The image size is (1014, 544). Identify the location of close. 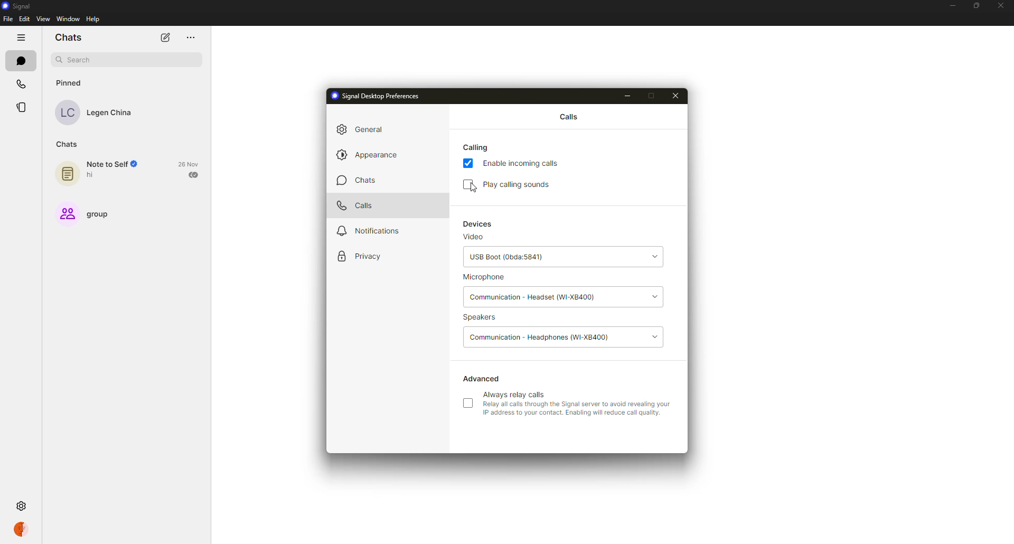
(1000, 6).